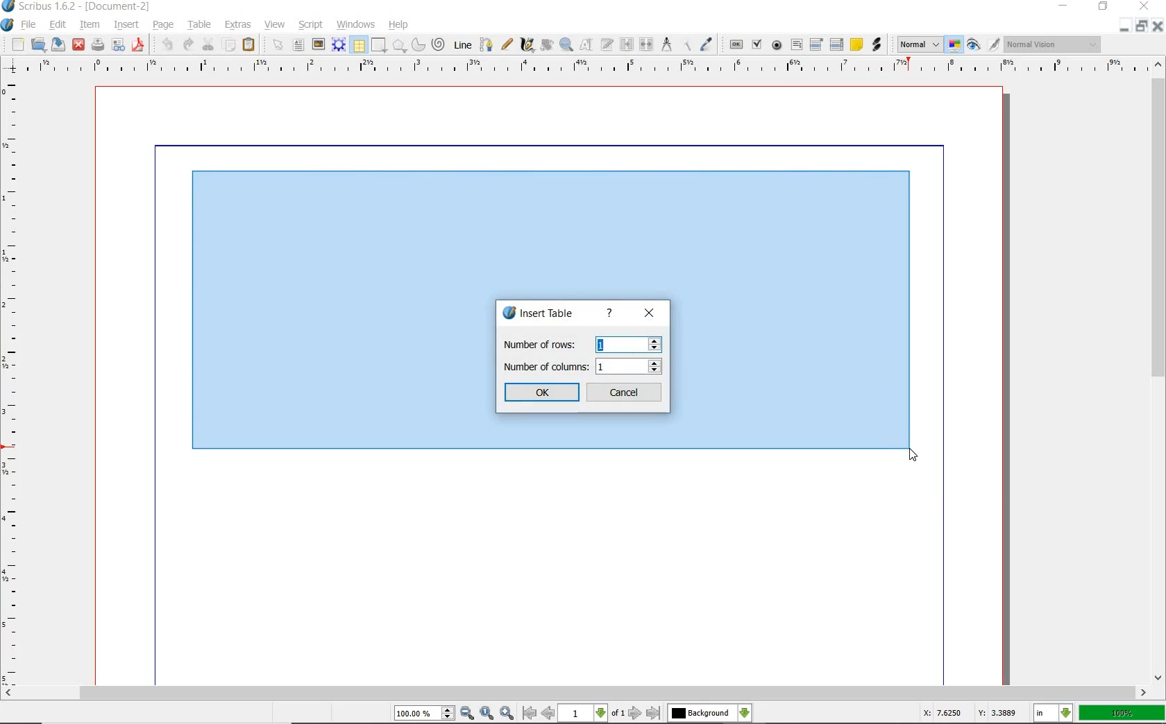  What do you see at coordinates (970, 713) in the screenshot?
I see `X: 7.6250 Y: 3.3889` at bounding box center [970, 713].